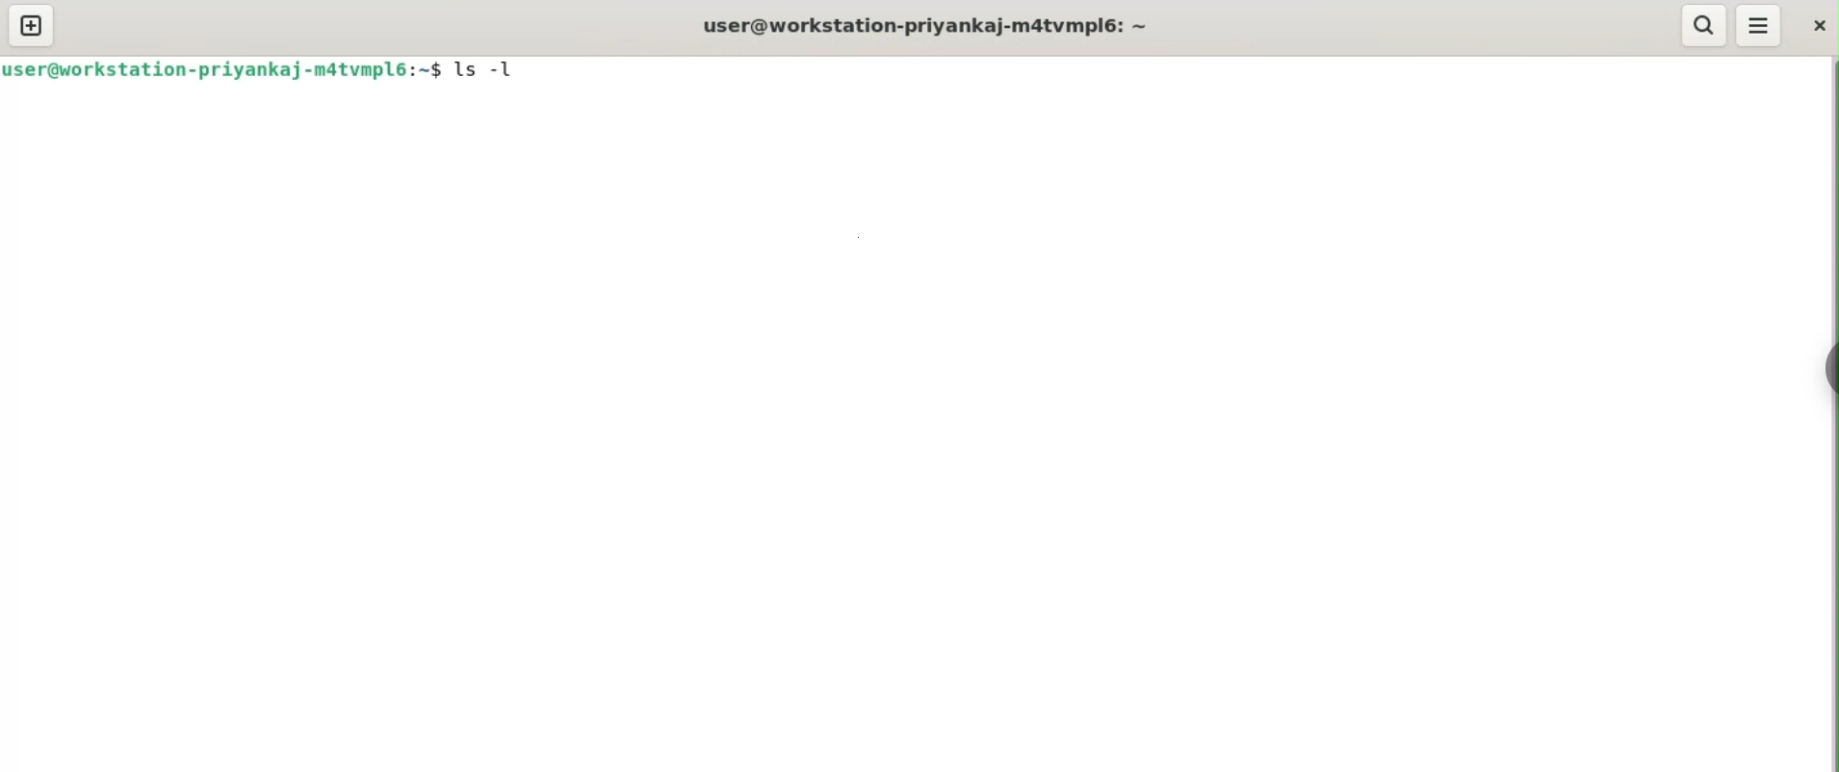 The image size is (1839, 772). What do you see at coordinates (1758, 25) in the screenshot?
I see `menu` at bounding box center [1758, 25].